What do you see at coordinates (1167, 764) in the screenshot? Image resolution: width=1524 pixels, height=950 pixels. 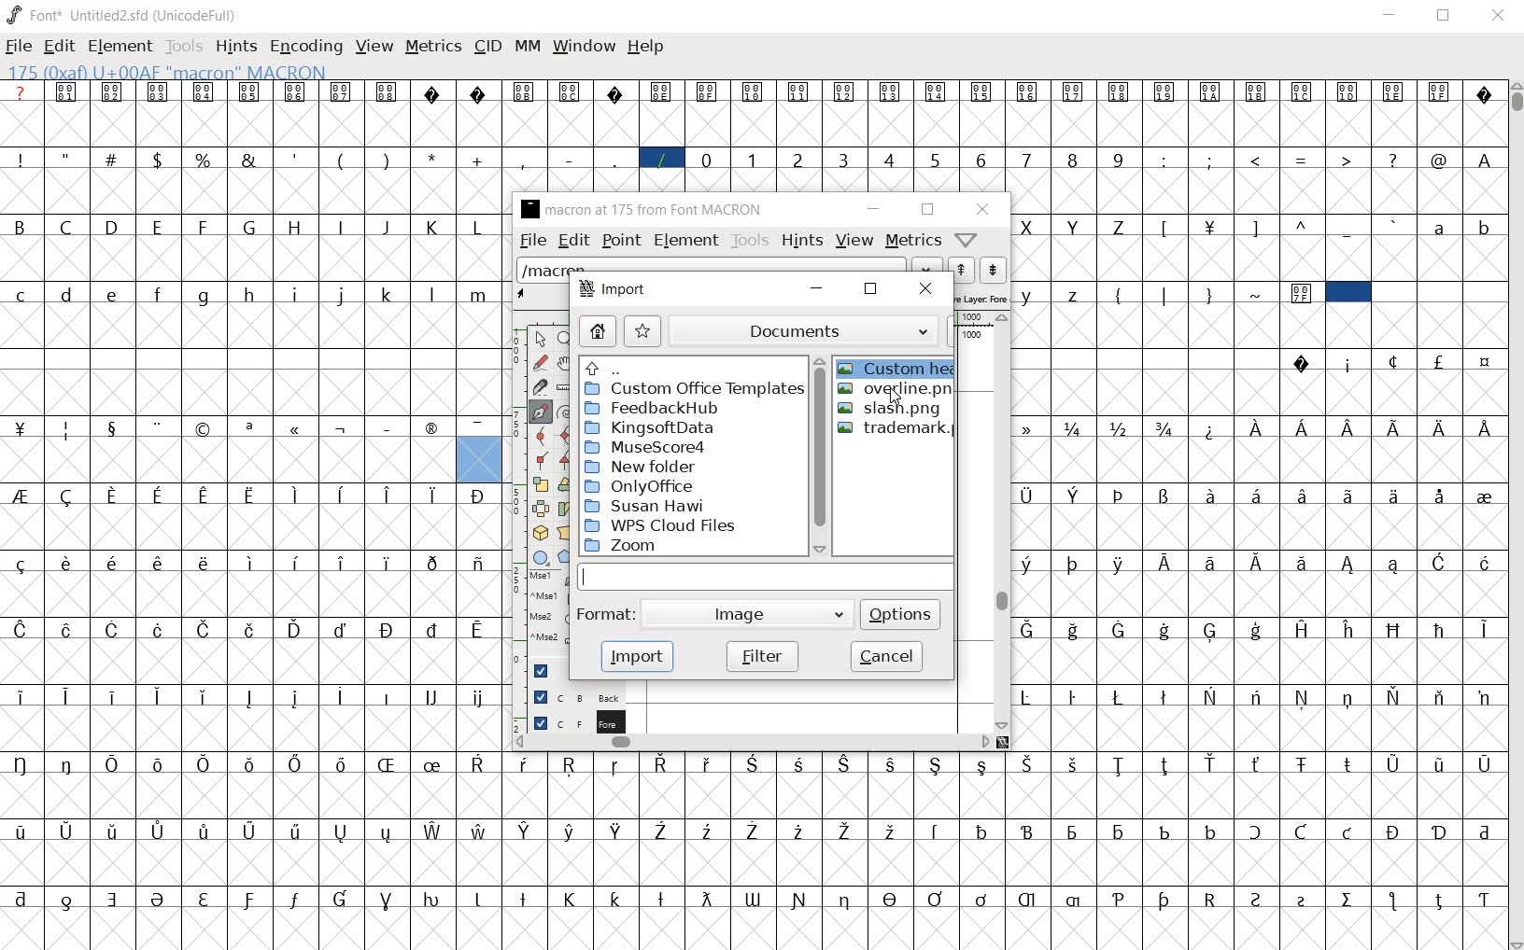 I see `Symbol` at bounding box center [1167, 764].